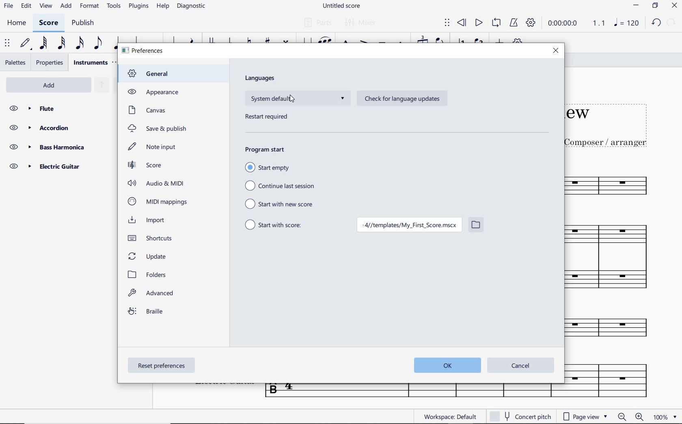 The height and width of the screenshot is (424, 682). I want to click on save & publish, so click(158, 129).